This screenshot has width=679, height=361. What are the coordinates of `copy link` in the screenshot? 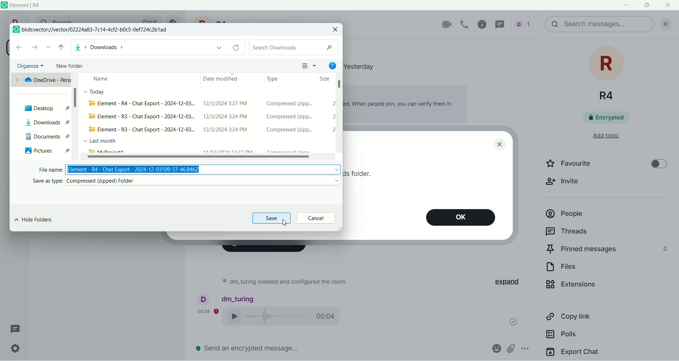 It's located at (591, 319).